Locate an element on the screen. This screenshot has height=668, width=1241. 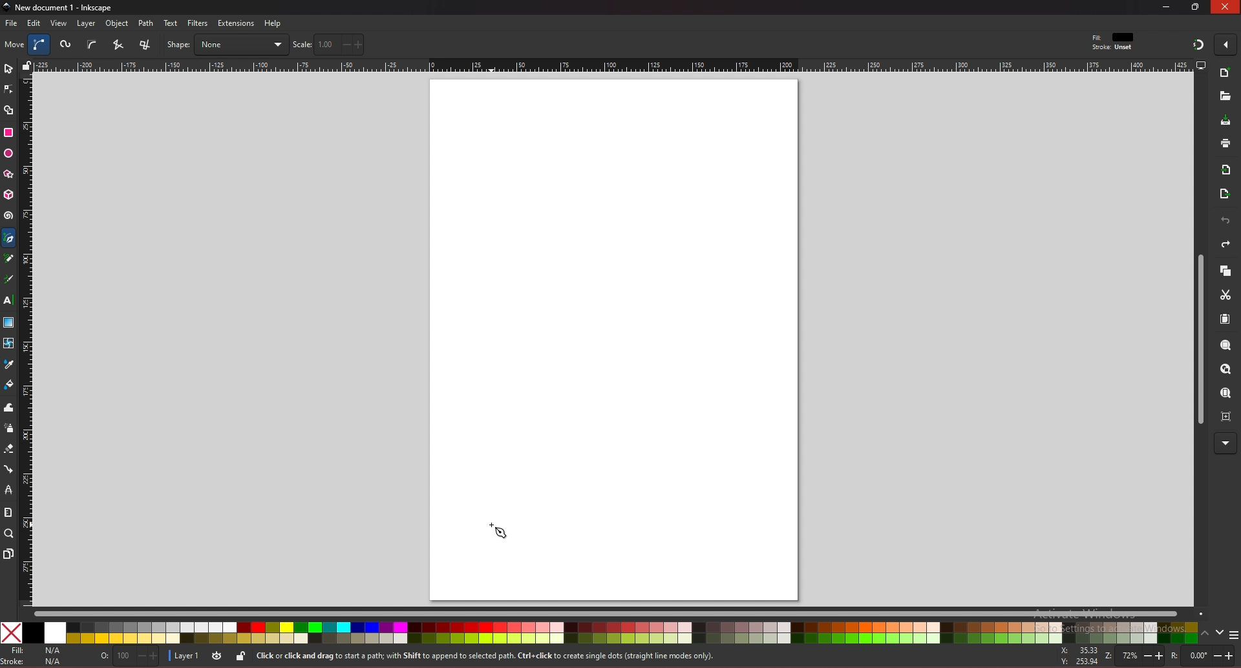
tweak is located at coordinates (9, 407).